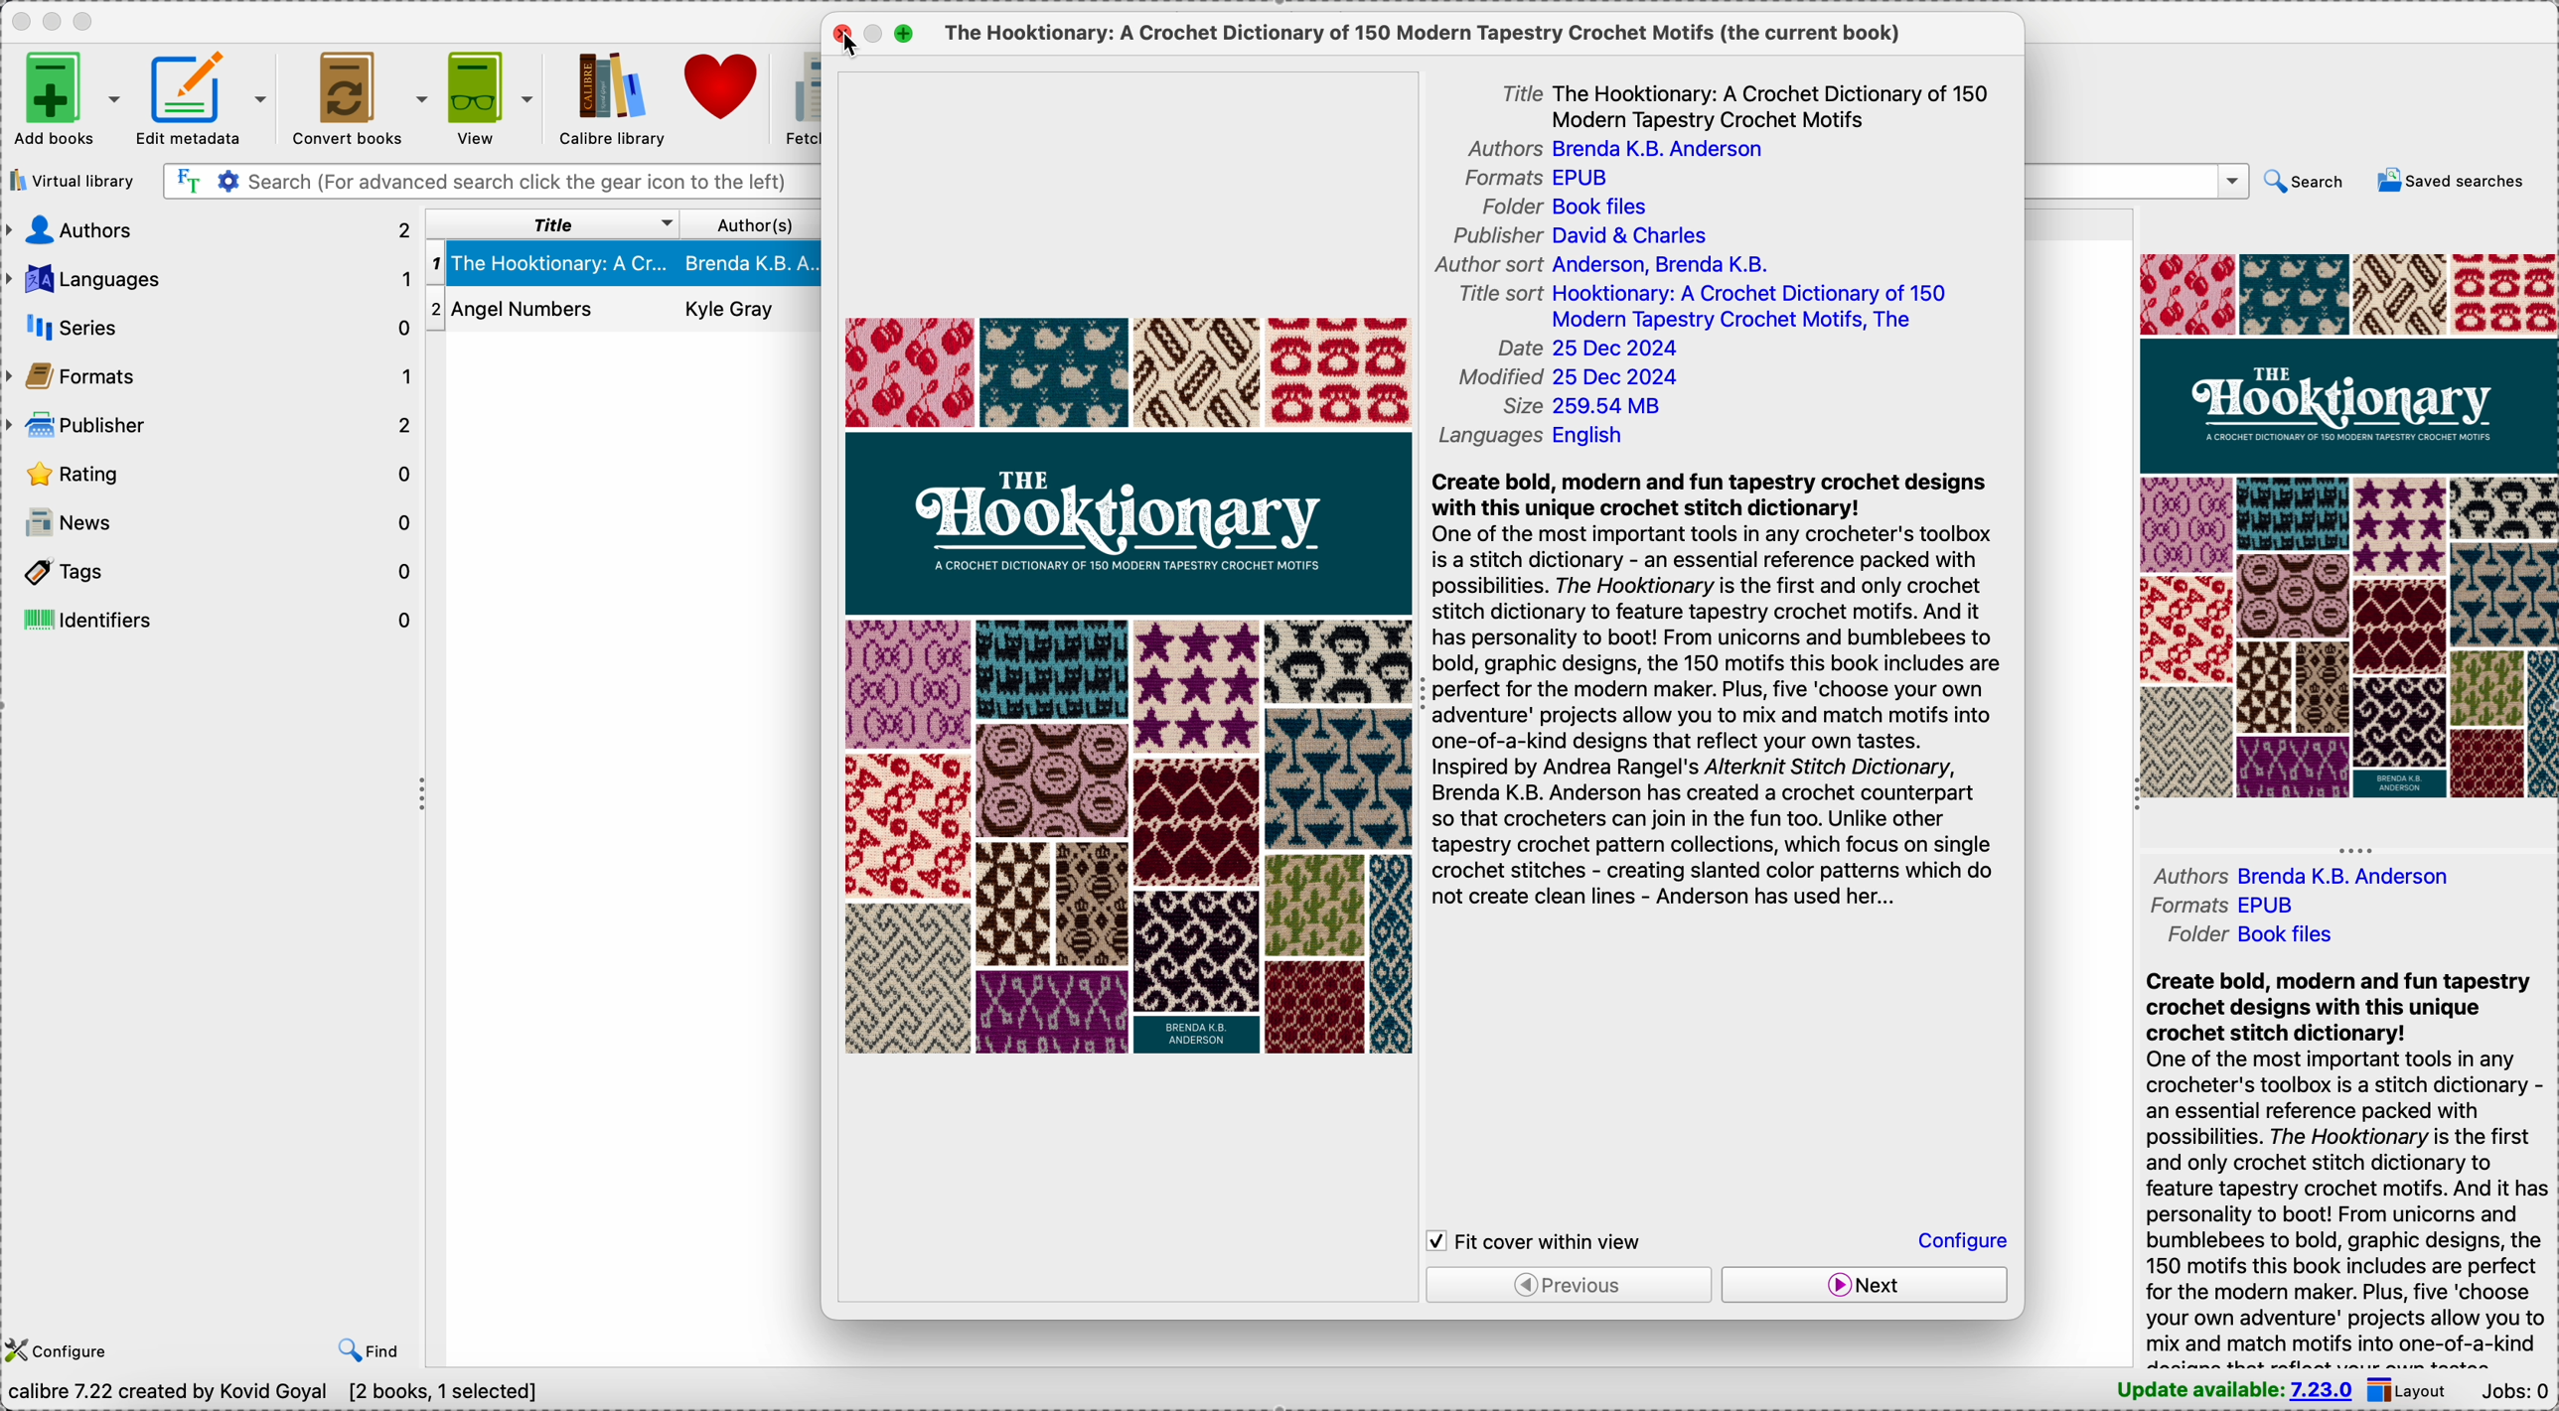  Describe the element at coordinates (368, 1352) in the screenshot. I see `find` at that location.